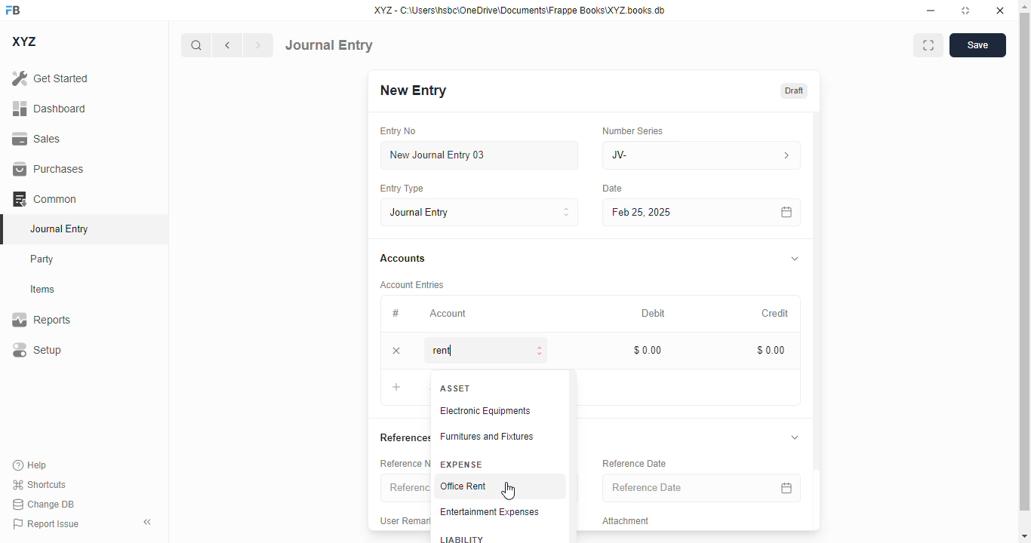 The height and width of the screenshot is (543, 1031). What do you see at coordinates (411, 284) in the screenshot?
I see `account entries` at bounding box center [411, 284].